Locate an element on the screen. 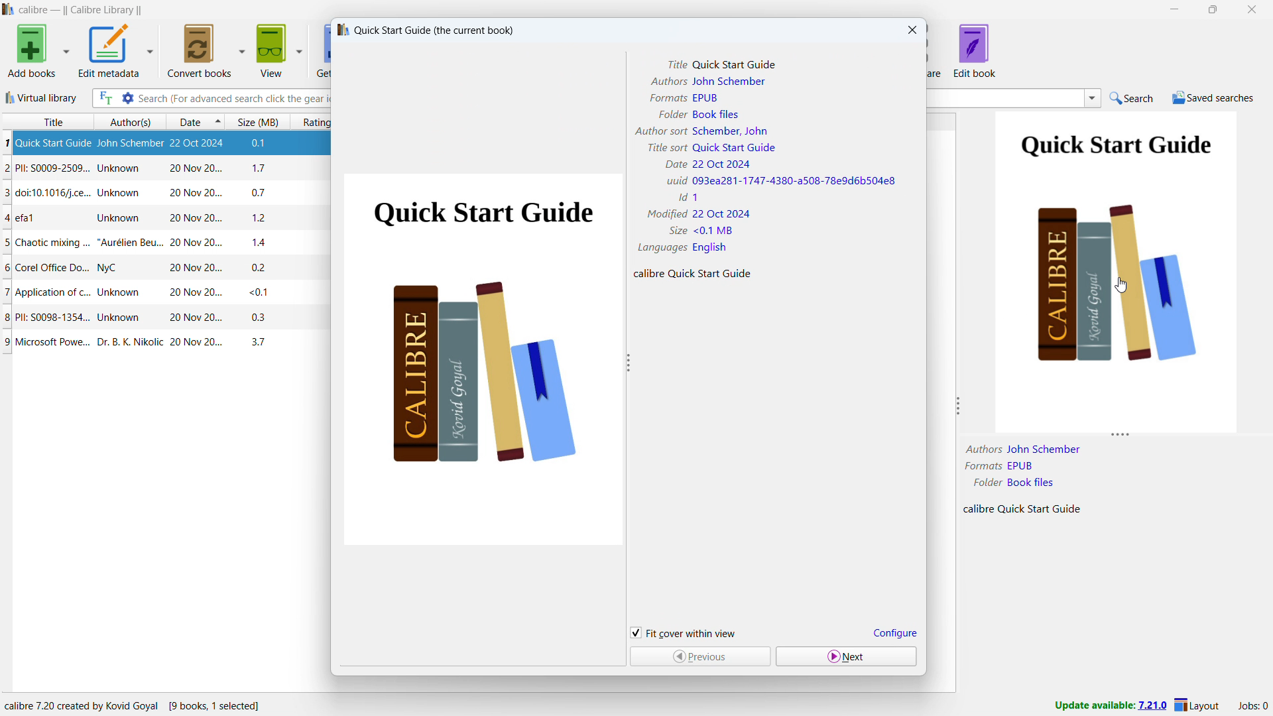 This screenshot has width=1273, height=716. date is located at coordinates (187, 121).